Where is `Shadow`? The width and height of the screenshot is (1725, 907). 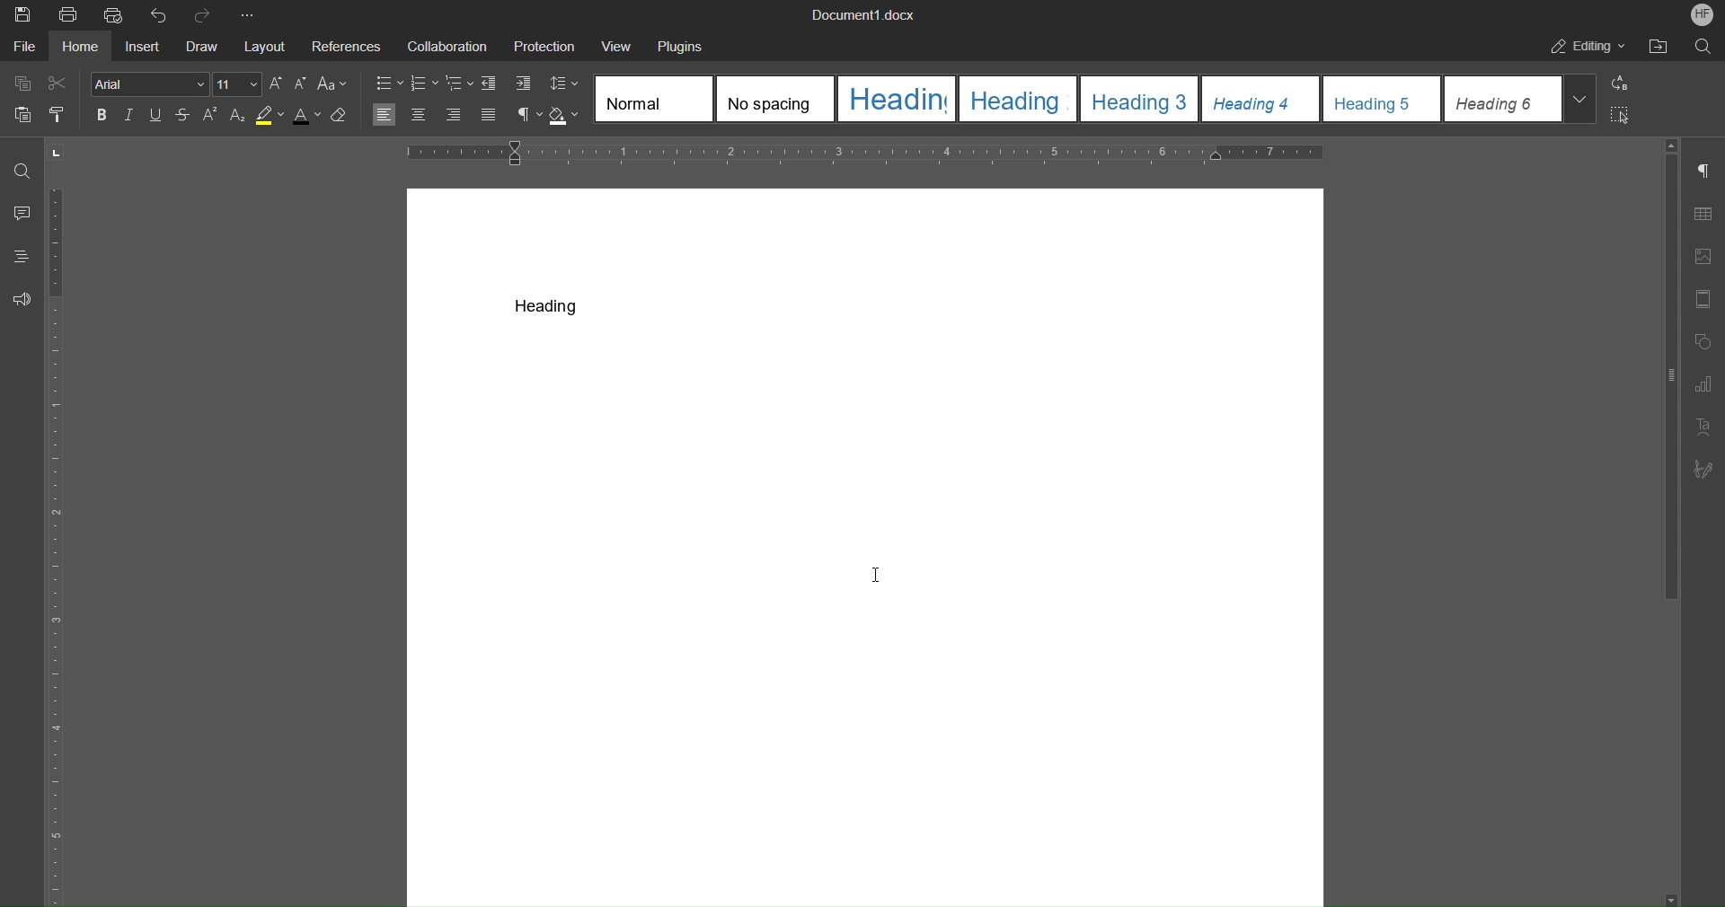 Shadow is located at coordinates (565, 117).